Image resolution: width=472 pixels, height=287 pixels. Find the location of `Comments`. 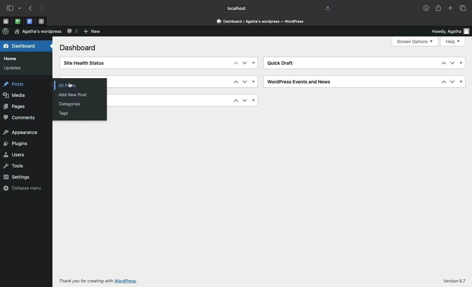

Comments is located at coordinates (19, 118).